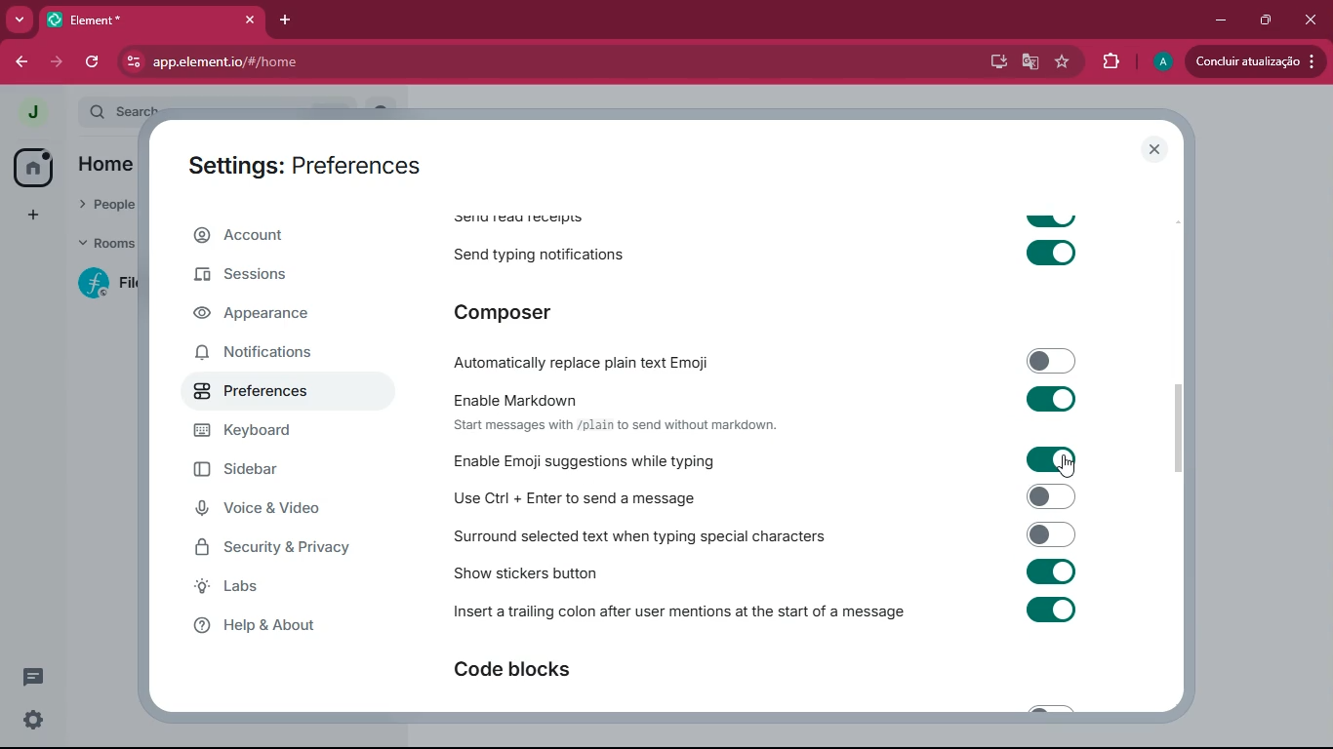  What do you see at coordinates (260, 587) in the screenshot?
I see `labs` at bounding box center [260, 587].